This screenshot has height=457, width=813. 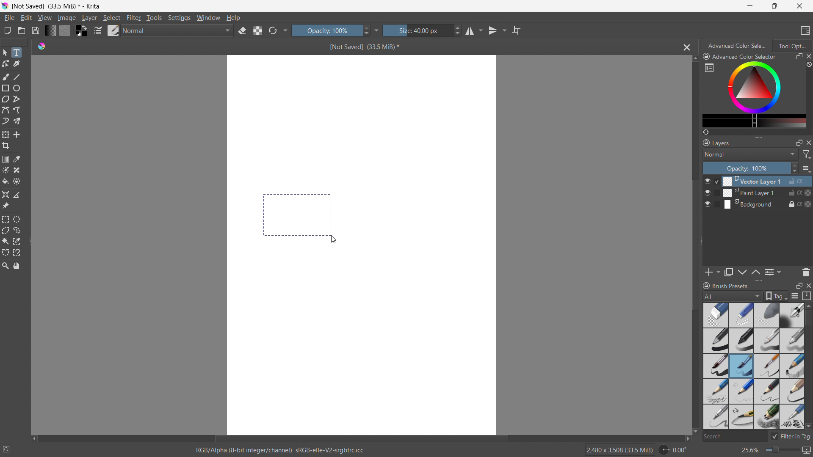 What do you see at coordinates (808, 142) in the screenshot?
I see `close` at bounding box center [808, 142].